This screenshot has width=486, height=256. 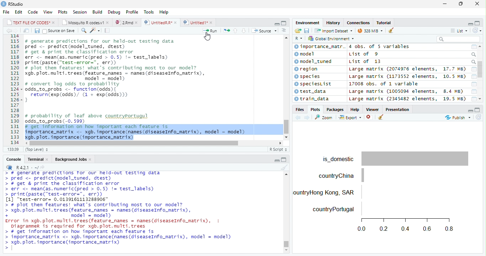 What do you see at coordinates (207, 36) in the screenshot?
I see `Cursor` at bounding box center [207, 36].